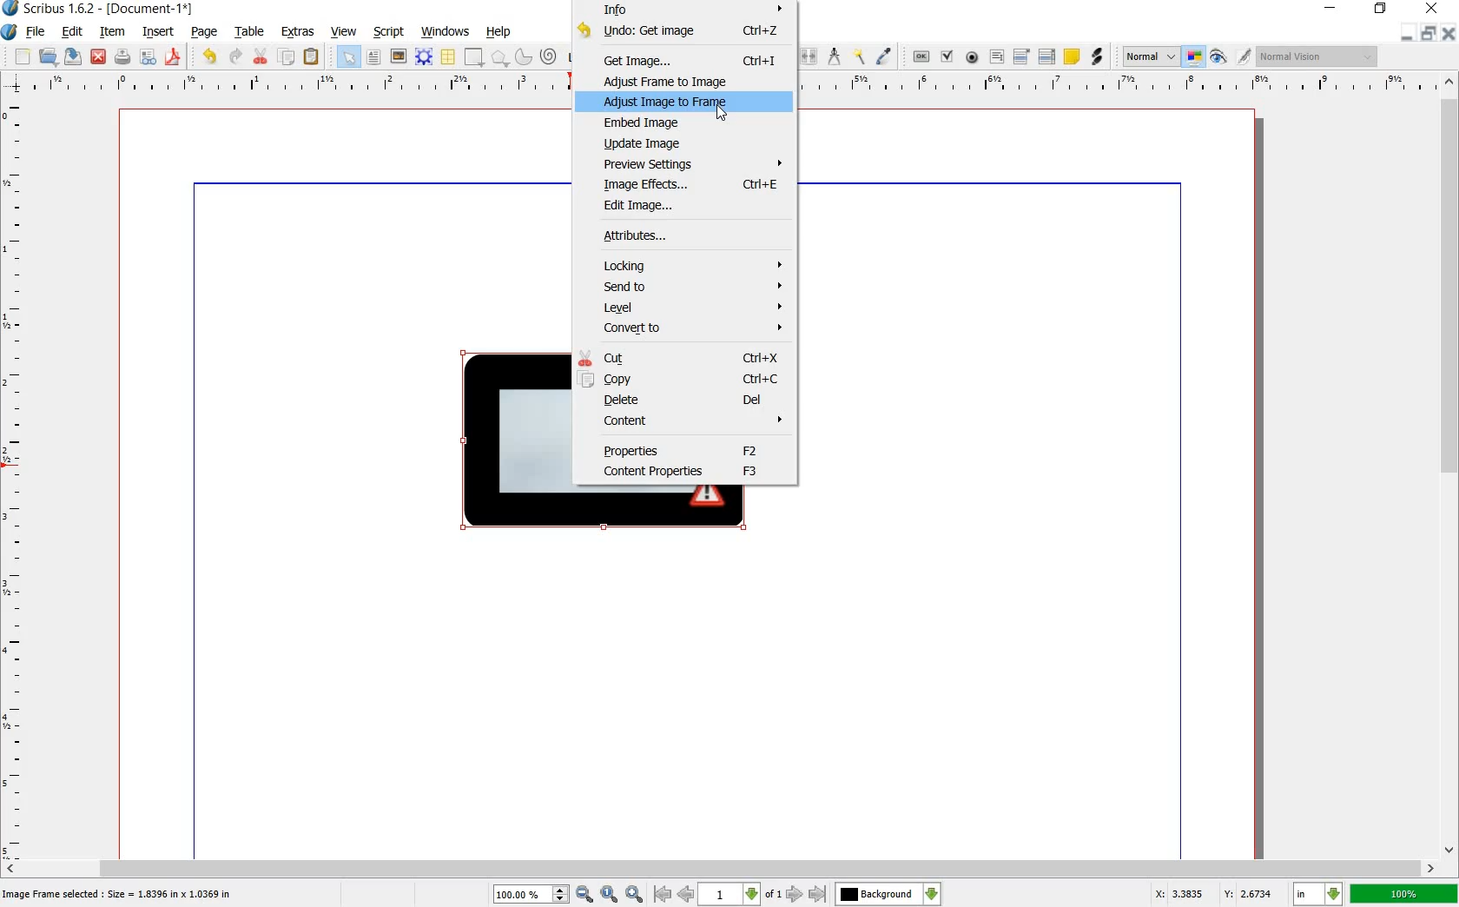 This screenshot has height=907, width=1459. Describe the element at coordinates (659, 237) in the screenshot. I see `attributes` at that location.